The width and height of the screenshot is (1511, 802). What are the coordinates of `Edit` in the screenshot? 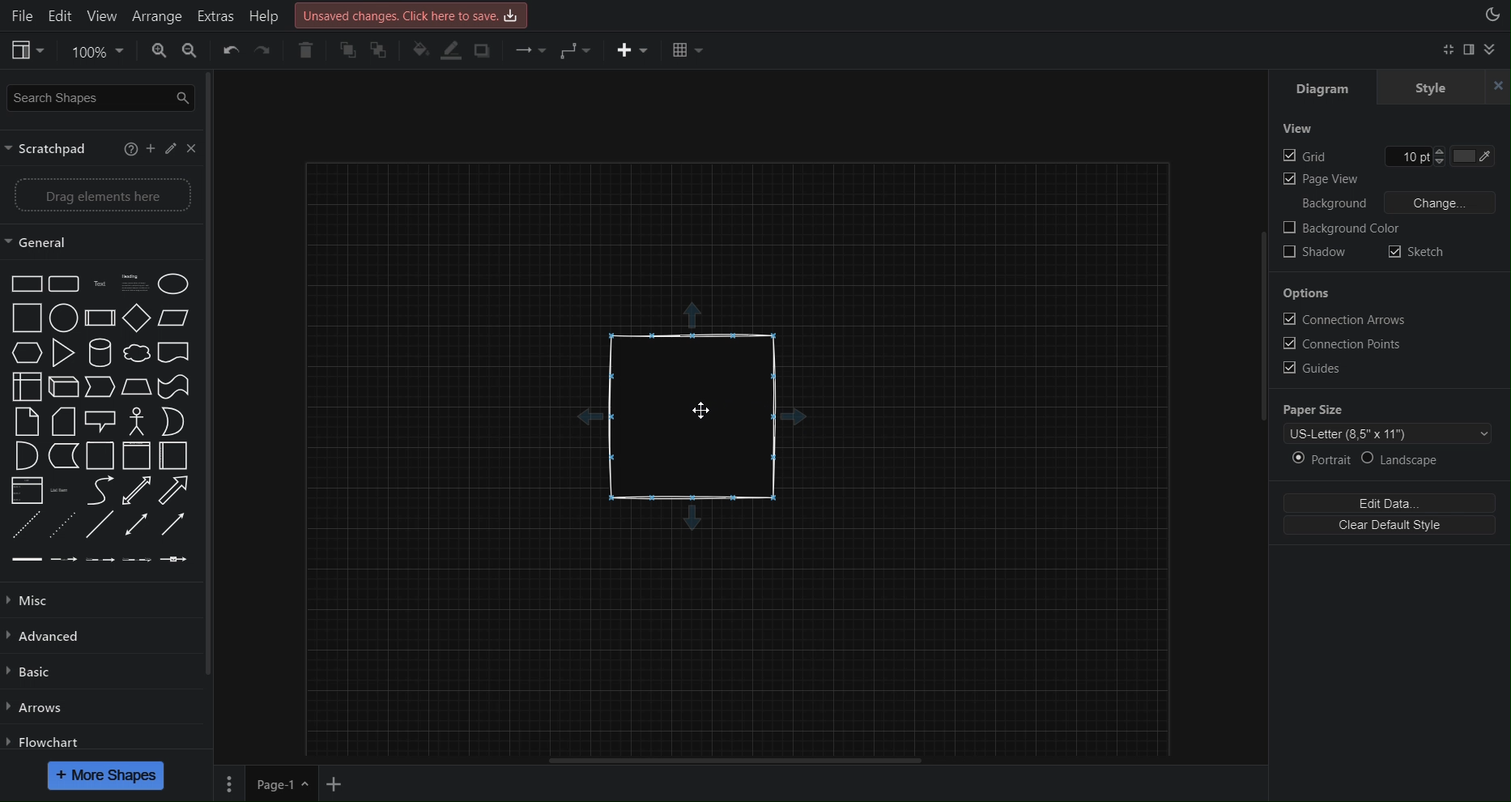 It's located at (59, 13).